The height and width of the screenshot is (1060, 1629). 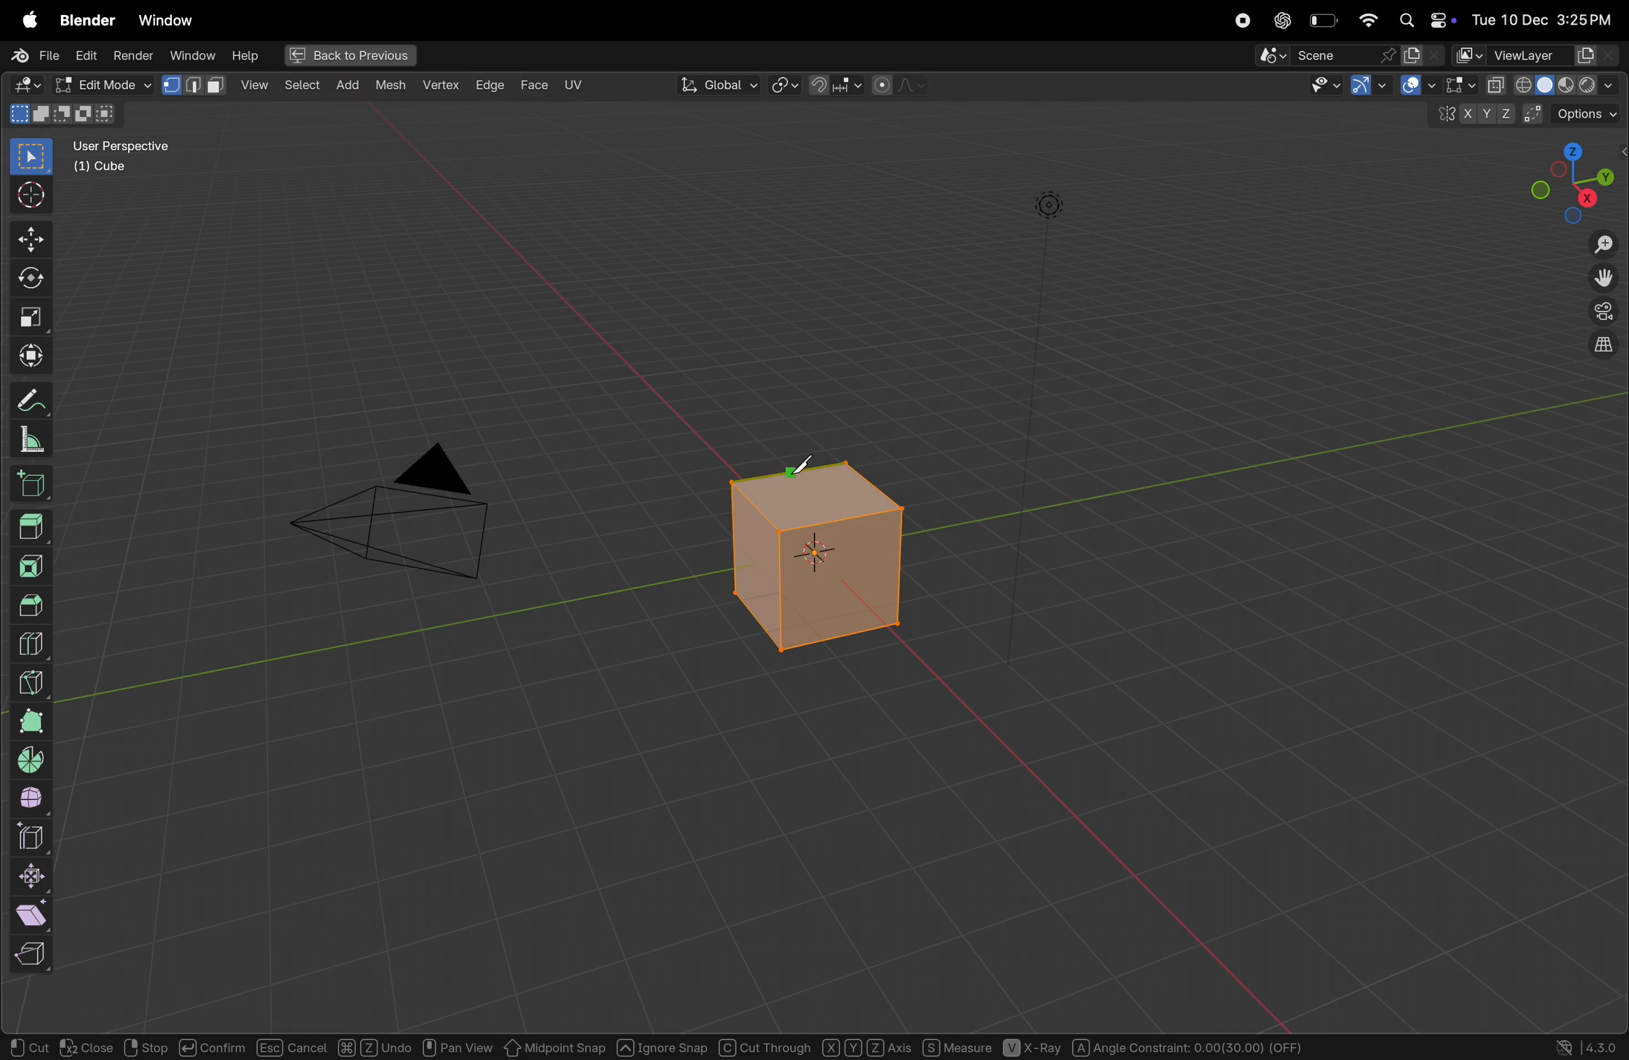 What do you see at coordinates (292, 1047) in the screenshot?
I see `Cancel` at bounding box center [292, 1047].